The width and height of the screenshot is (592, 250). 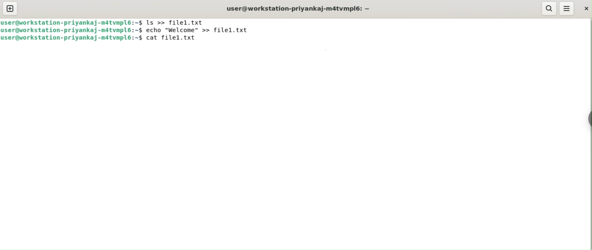 I want to click on user@workstation-priyankaj-m4tvmpl6: ~$, so click(x=71, y=39).